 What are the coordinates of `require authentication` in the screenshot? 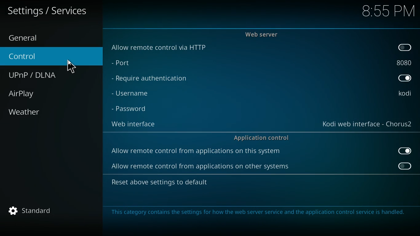 It's located at (154, 79).